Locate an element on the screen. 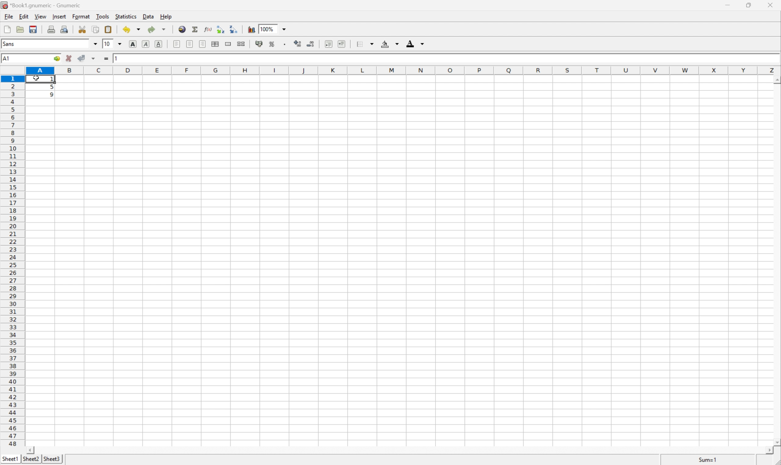 This screenshot has height=465, width=781. enter formula is located at coordinates (106, 59).